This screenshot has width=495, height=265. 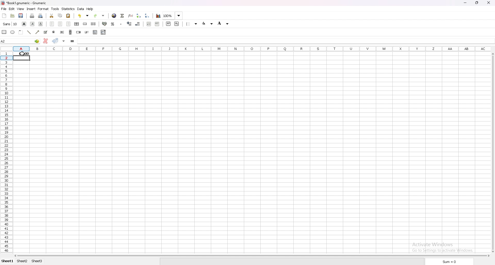 What do you see at coordinates (95, 32) in the screenshot?
I see `list` at bounding box center [95, 32].